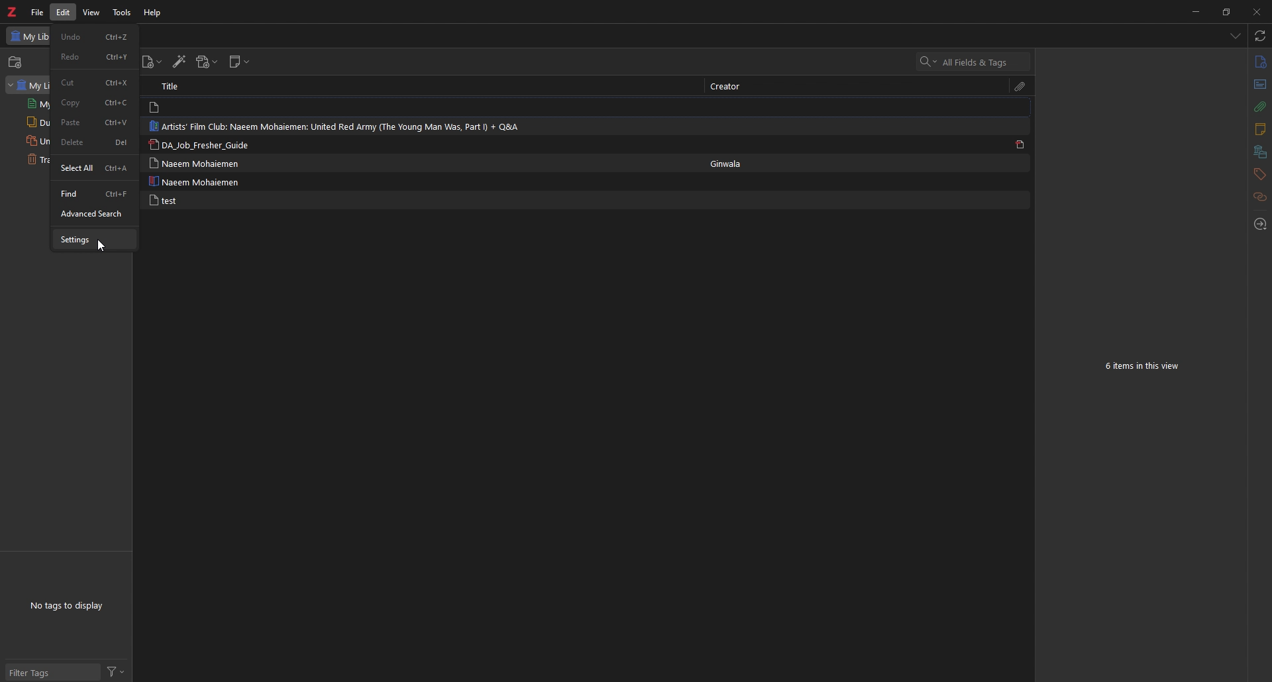 This screenshot has width=1272, height=682. I want to click on attachment, so click(1259, 107).